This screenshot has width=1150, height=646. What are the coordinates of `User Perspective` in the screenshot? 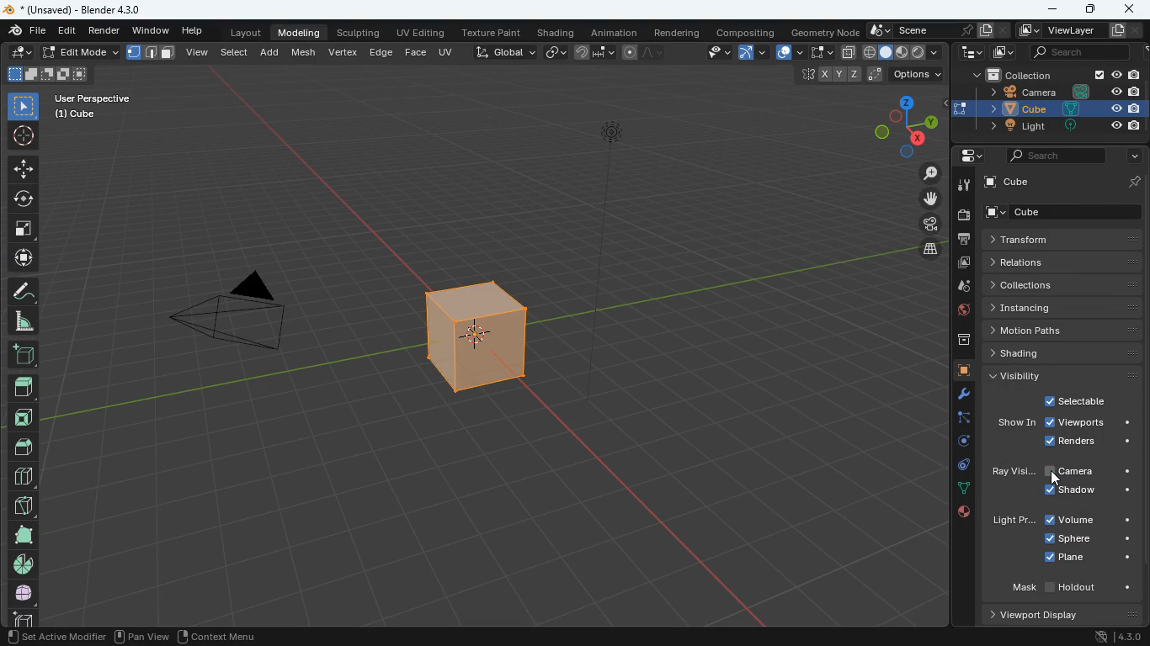 It's located at (92, 98).